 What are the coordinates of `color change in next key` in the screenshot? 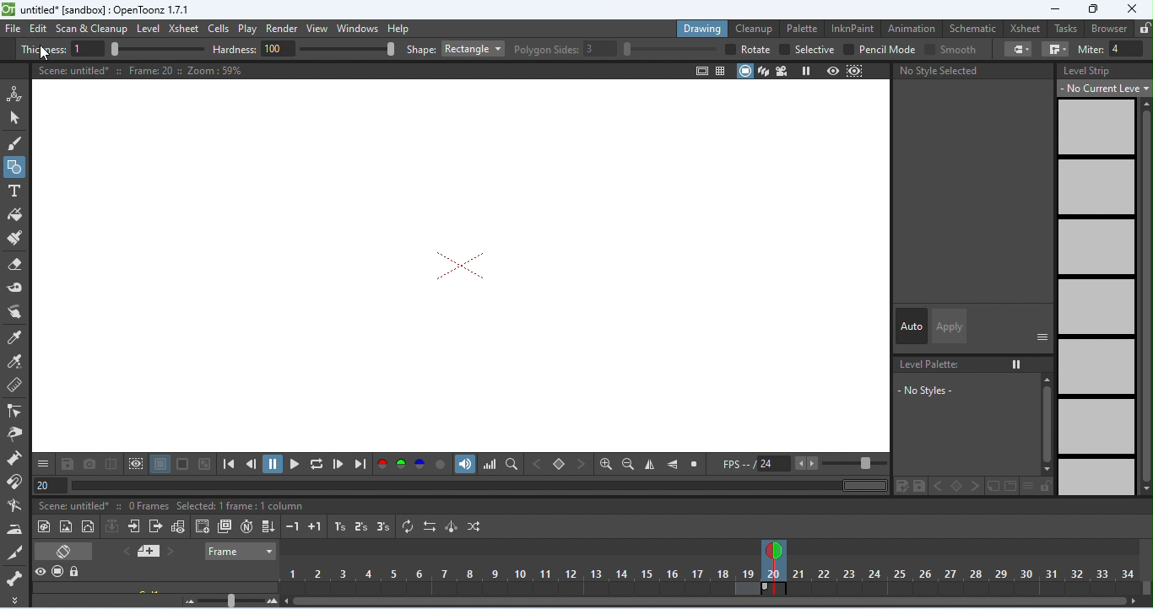 It's located at (974, 486).